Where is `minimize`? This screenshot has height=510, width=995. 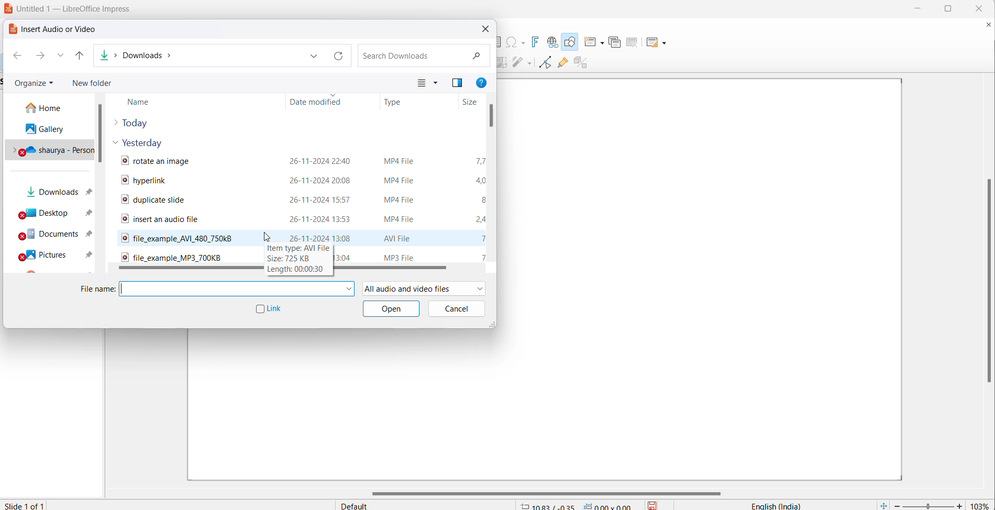 minimize is located at coordinates (915, 8).